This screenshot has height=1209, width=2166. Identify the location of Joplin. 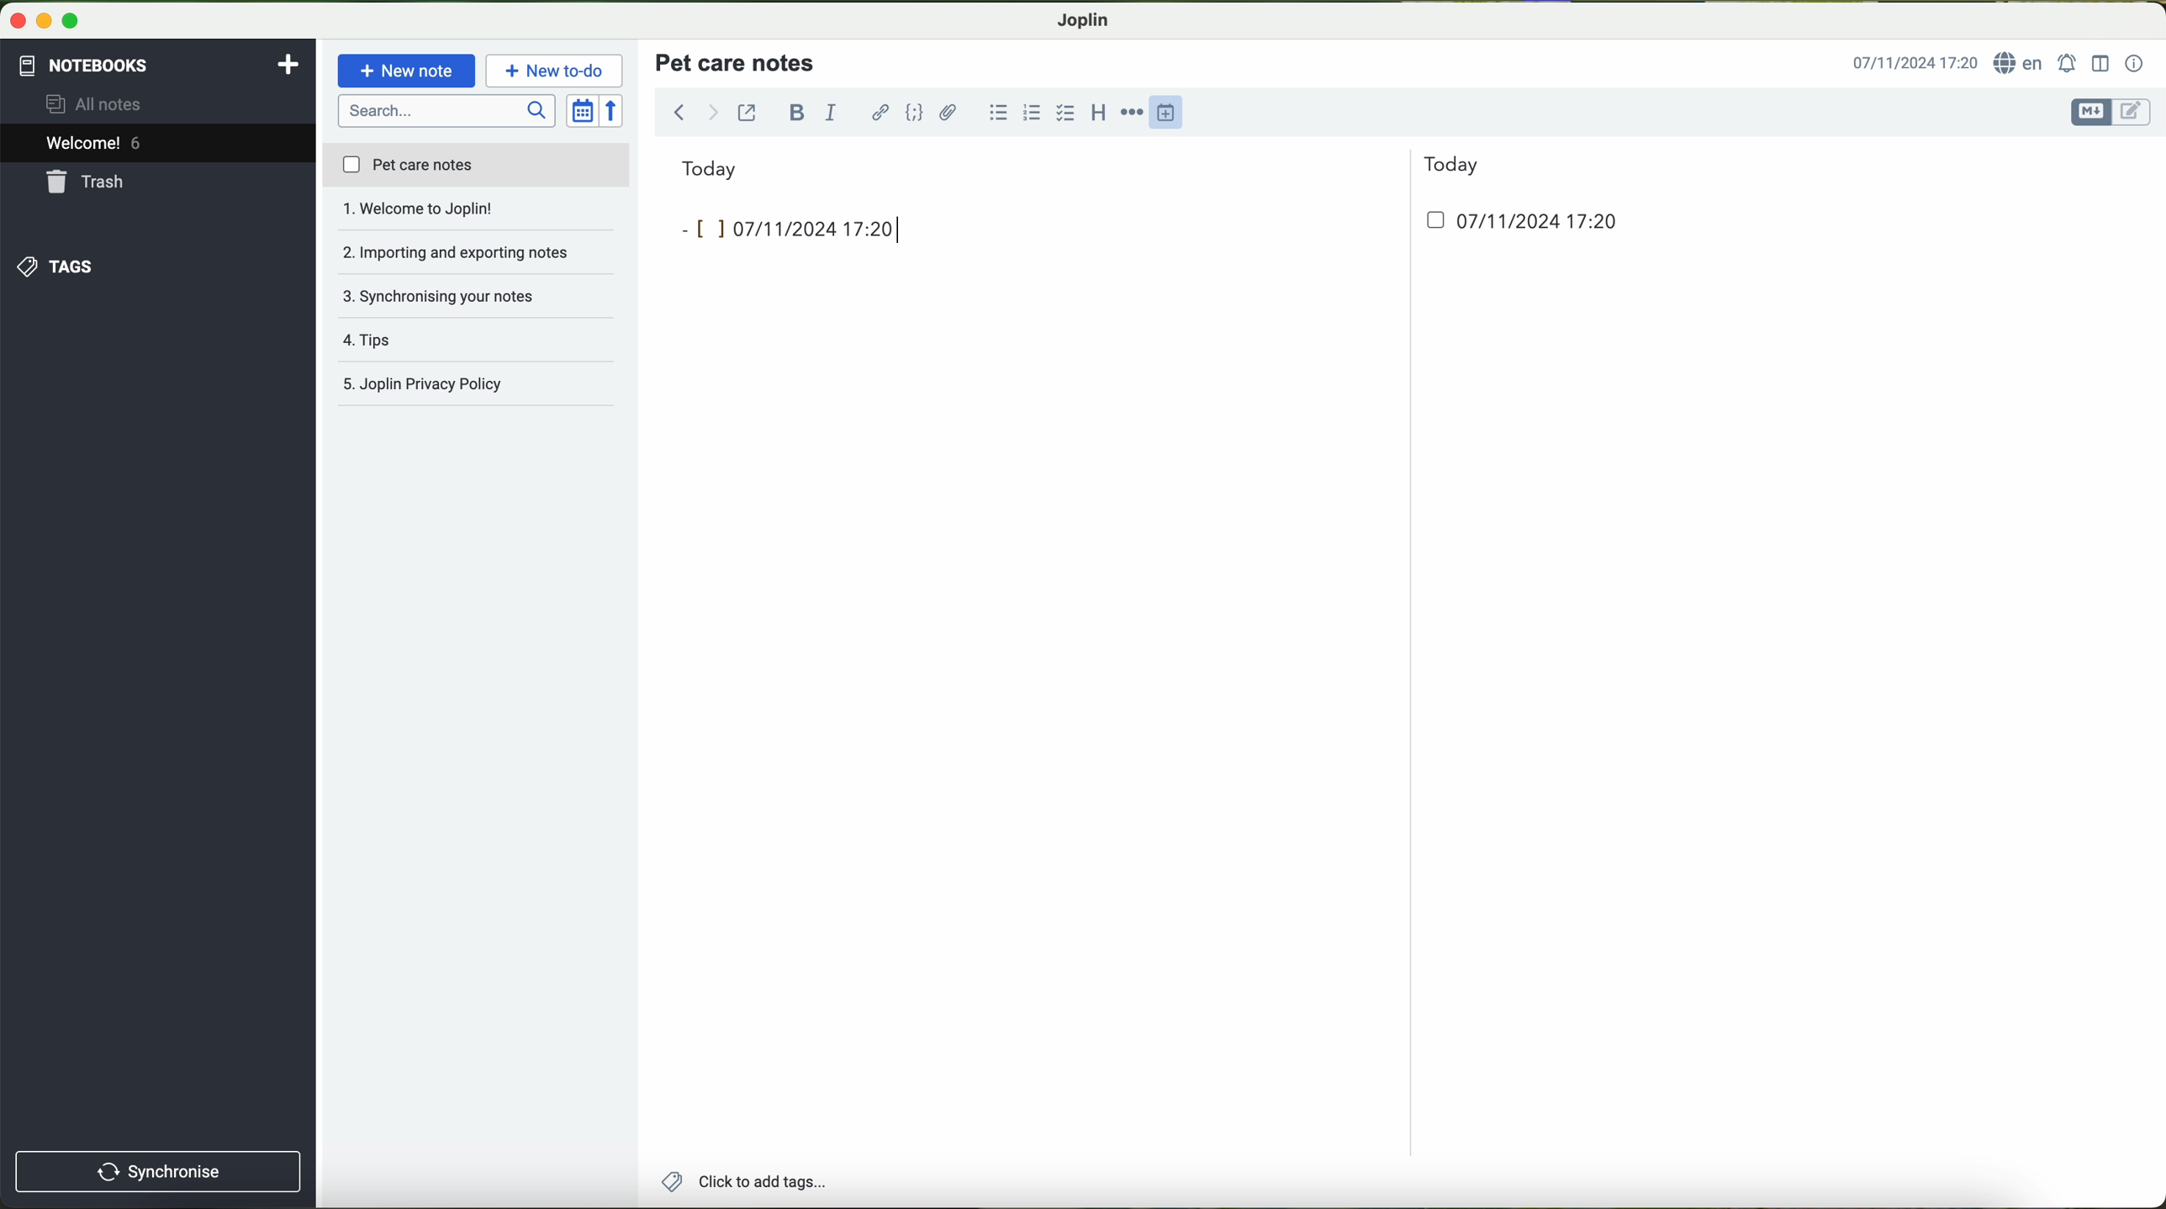
(1084, 18).